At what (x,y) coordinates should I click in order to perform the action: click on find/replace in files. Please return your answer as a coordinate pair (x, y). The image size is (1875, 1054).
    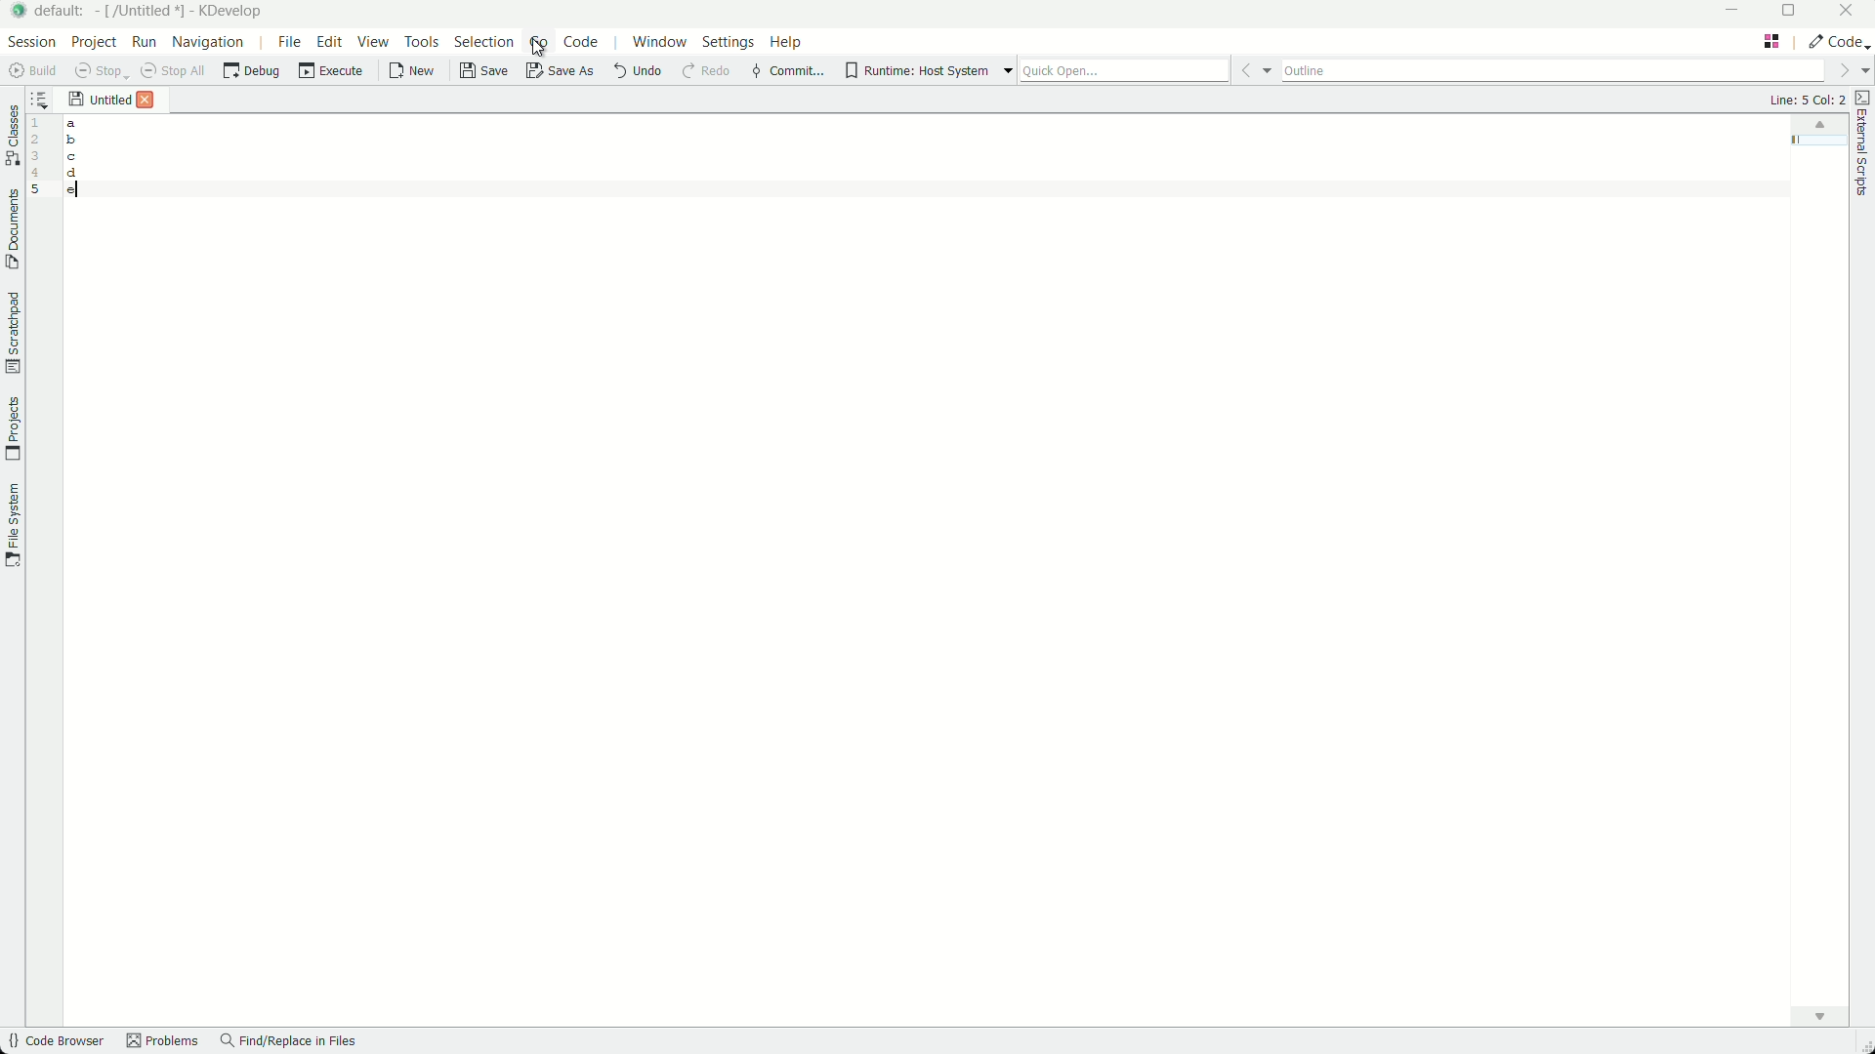
    Looking at the image, I should click on (292, 1044).